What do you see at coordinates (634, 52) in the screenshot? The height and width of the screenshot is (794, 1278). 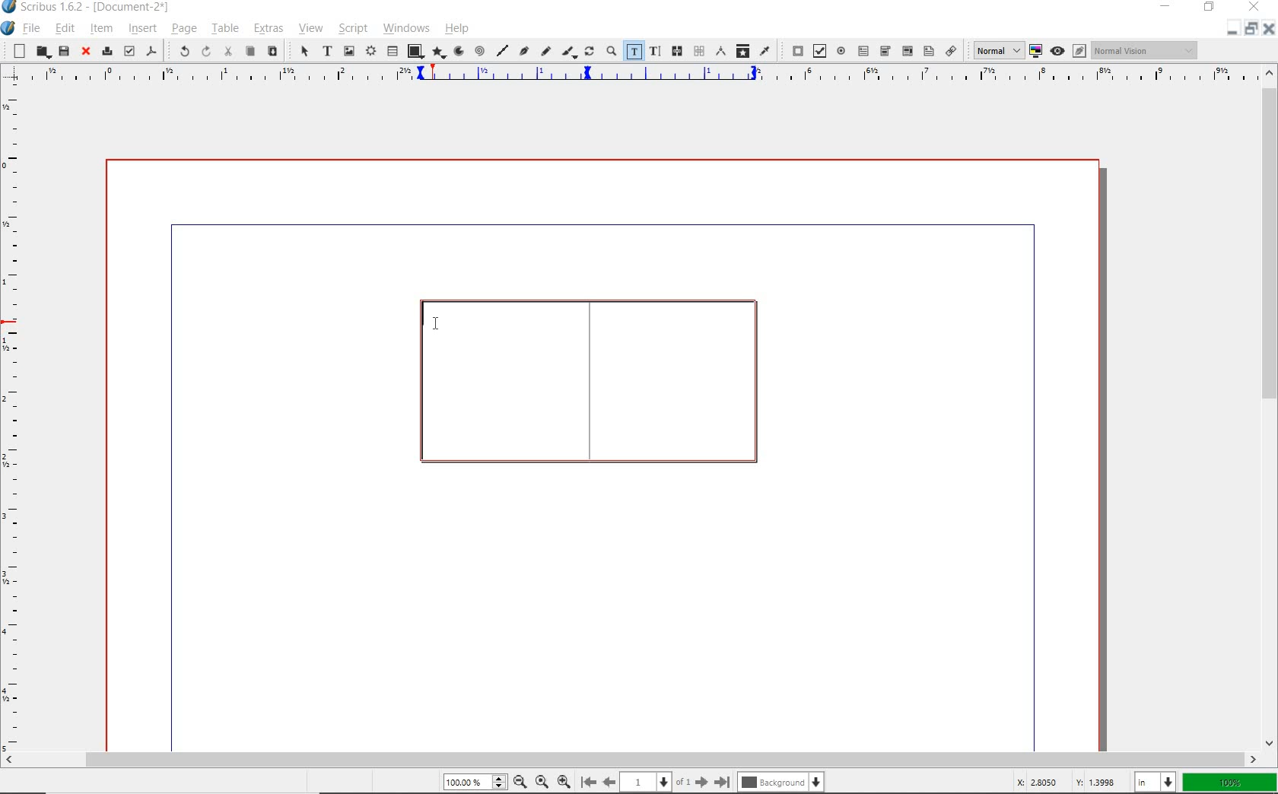 I see `edit contents of frame` at bounding box center [634, 52].